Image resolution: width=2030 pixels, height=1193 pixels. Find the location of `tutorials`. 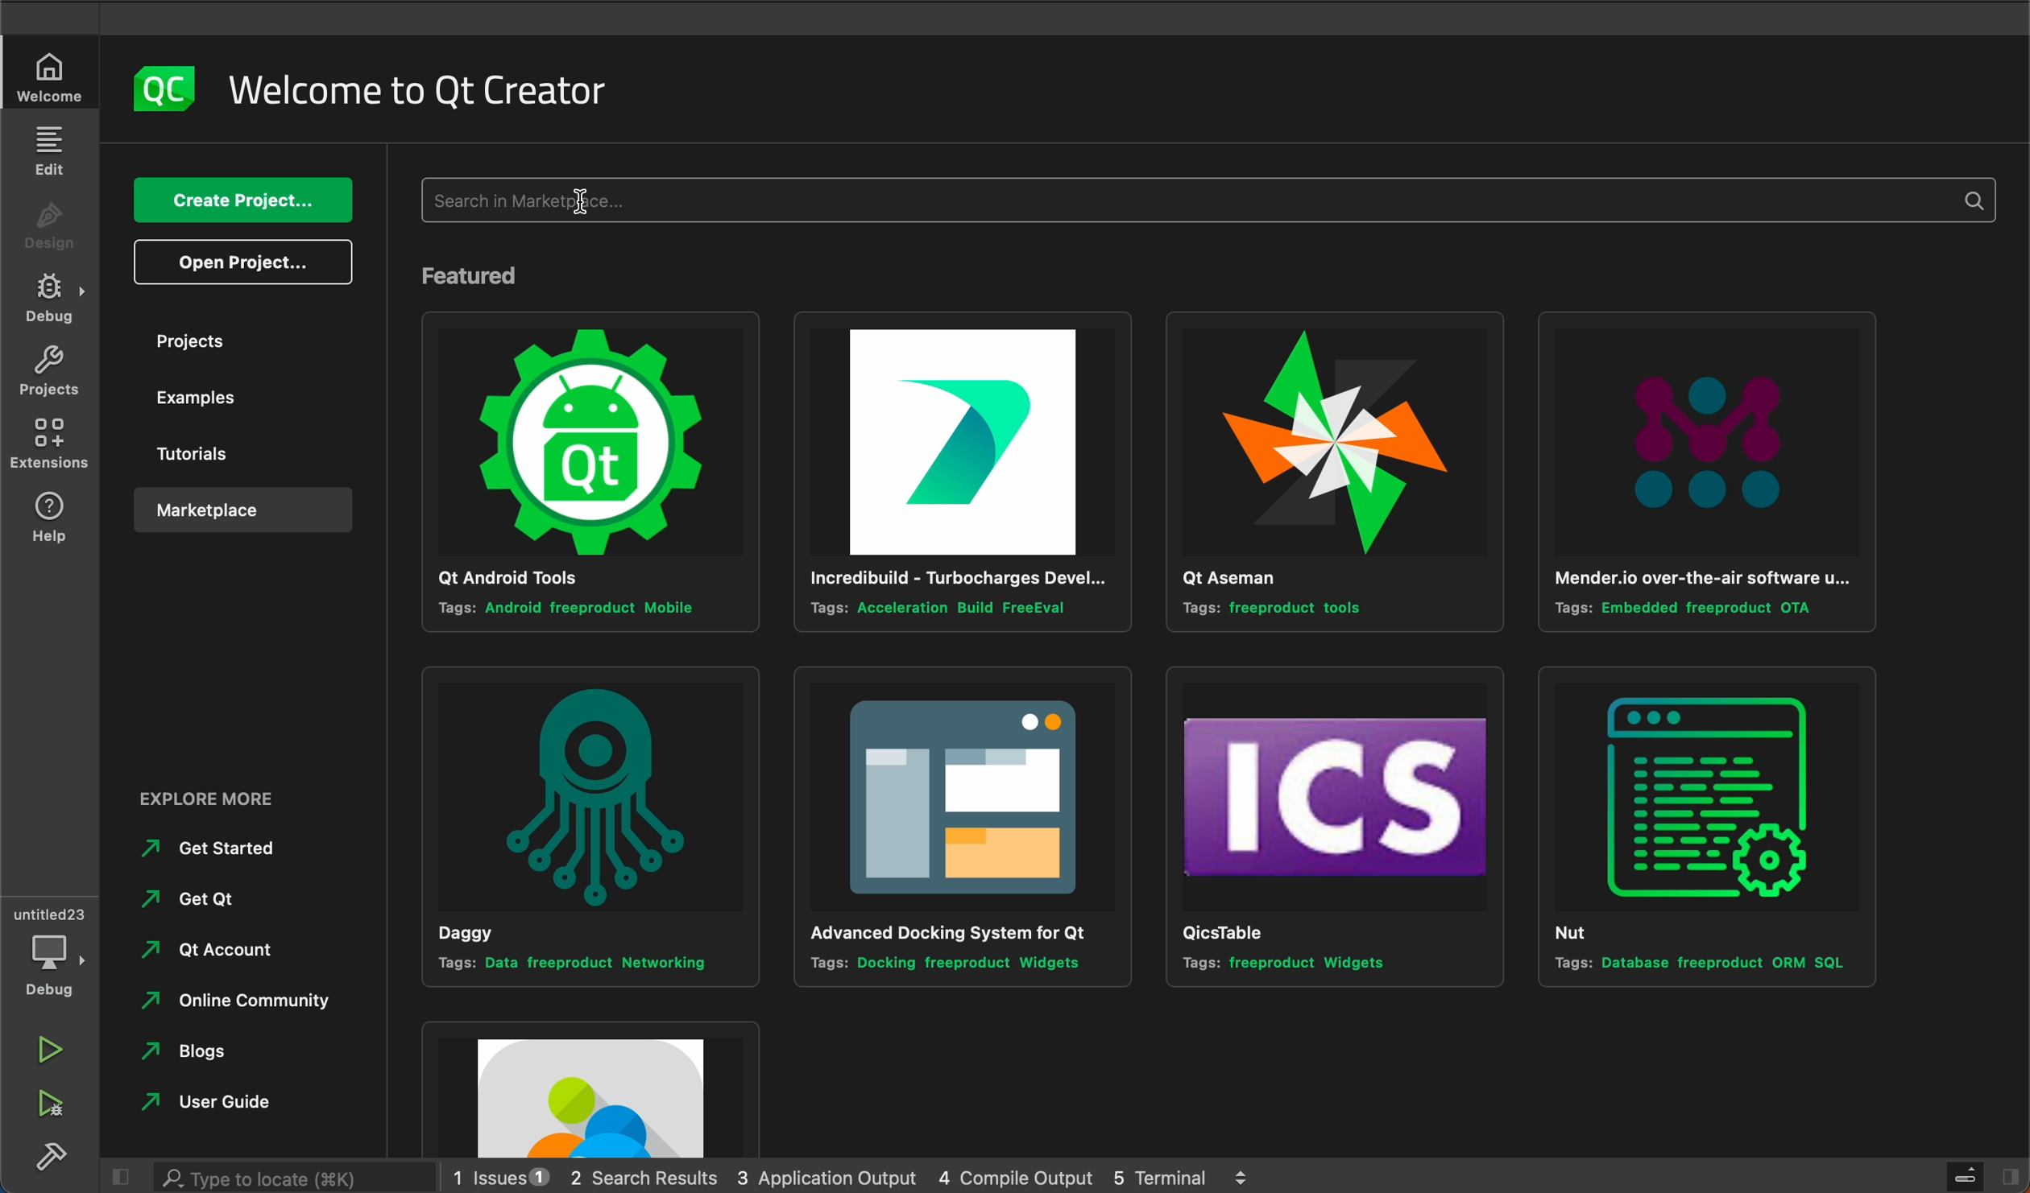

tutorials is located at coordinates (236, 455).